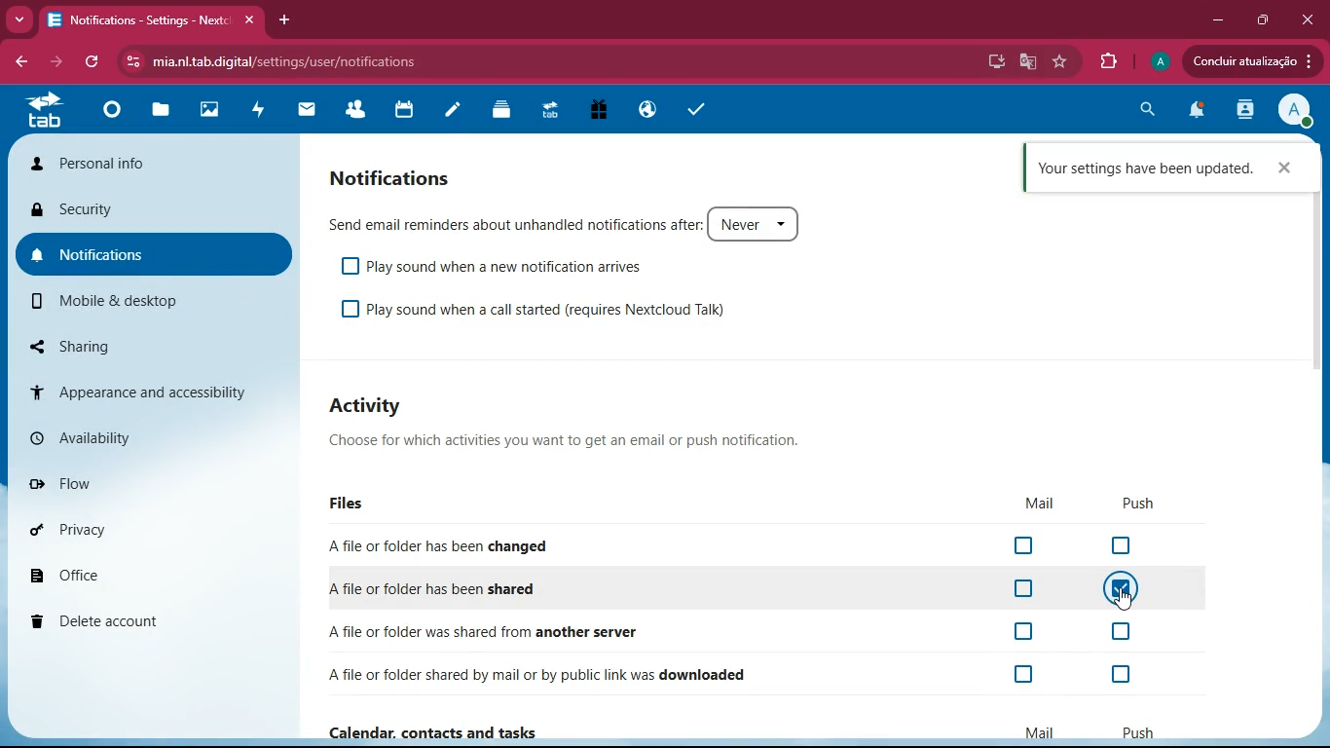  I want to click on calender, contacts and tasks, so click(435, 731).